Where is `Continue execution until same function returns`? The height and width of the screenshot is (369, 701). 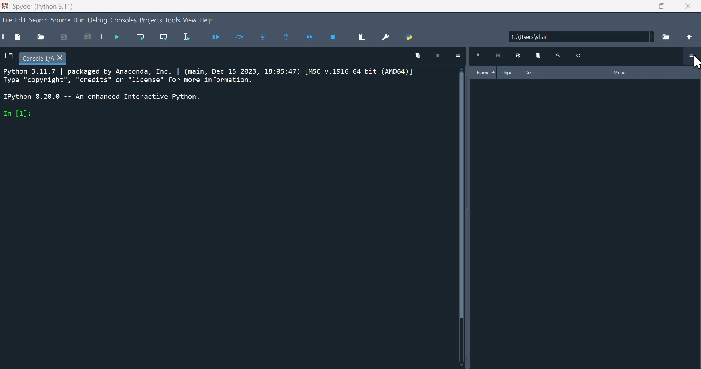 Continue execution until same function returns is located at coordinates (289, 38).